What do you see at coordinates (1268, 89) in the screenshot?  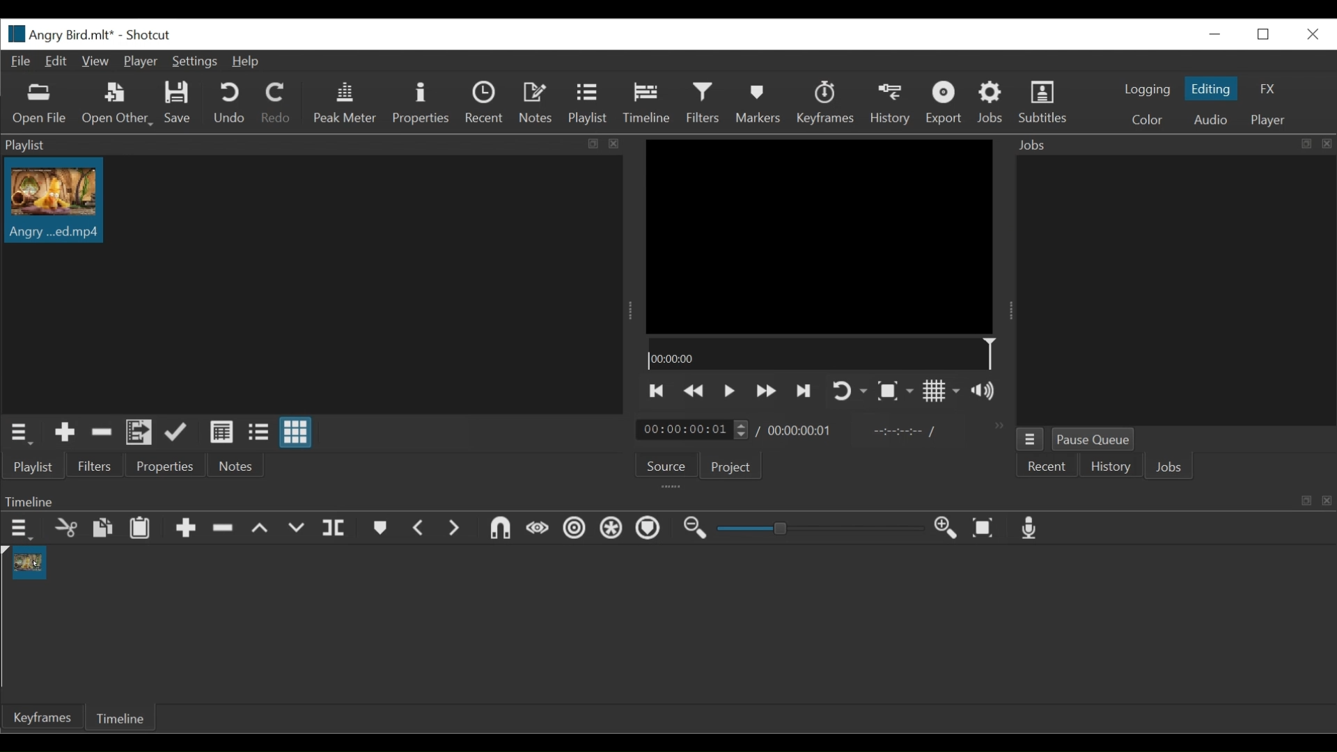 I see `FX` at bounding box center [1268, 89].